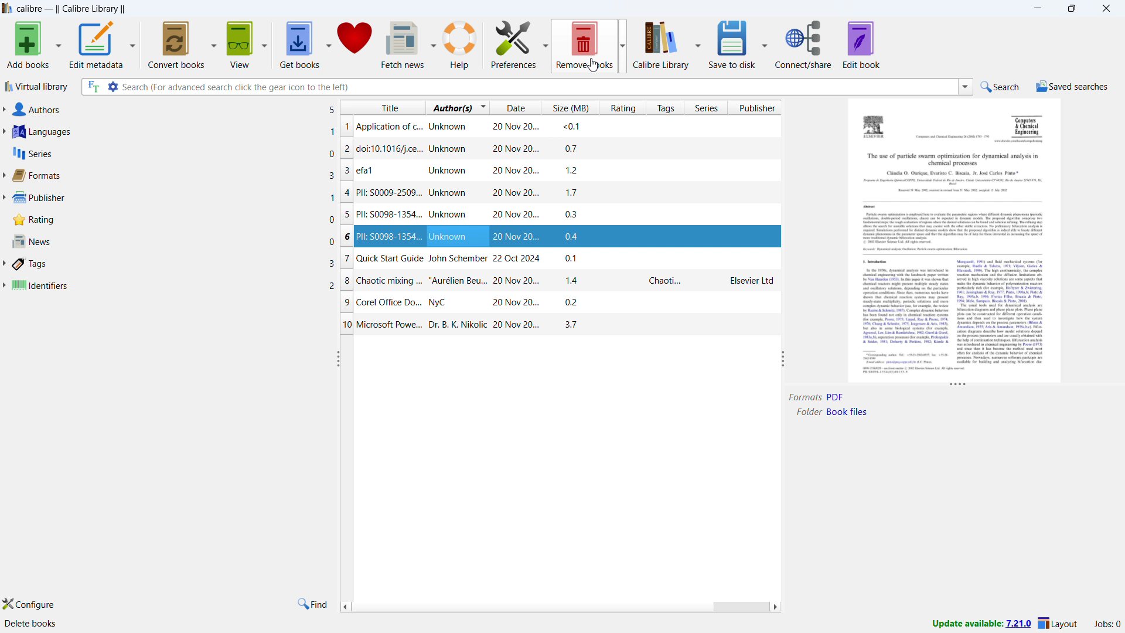 The width and height of the screenshot is (1125, 633). I want to click on edit book, so click(861, 45).